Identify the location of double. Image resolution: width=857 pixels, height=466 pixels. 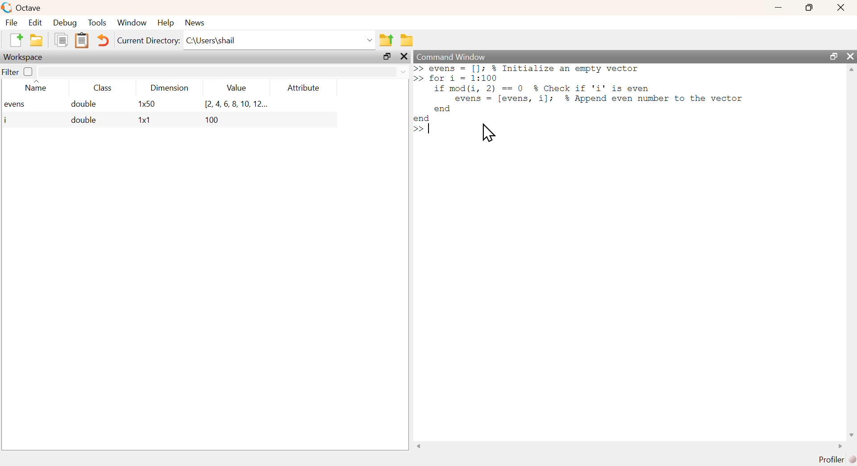
(86, 104).